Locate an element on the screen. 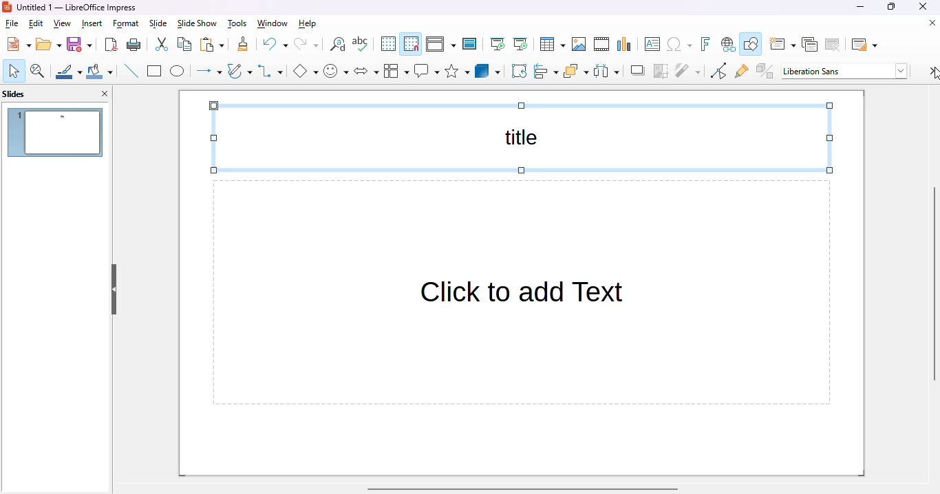 The image size is (940, 494). master slide is located at coordinates (470, 44).